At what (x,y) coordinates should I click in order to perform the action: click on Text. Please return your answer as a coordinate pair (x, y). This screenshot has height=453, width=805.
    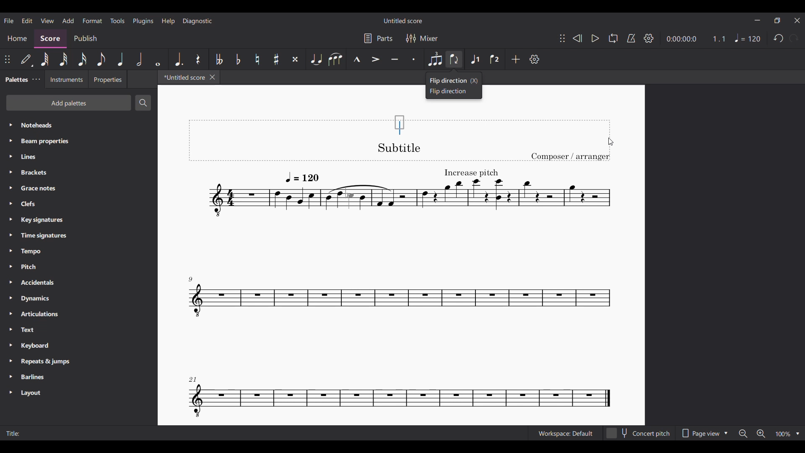
    Looking at the image, I should click on (79, 330).